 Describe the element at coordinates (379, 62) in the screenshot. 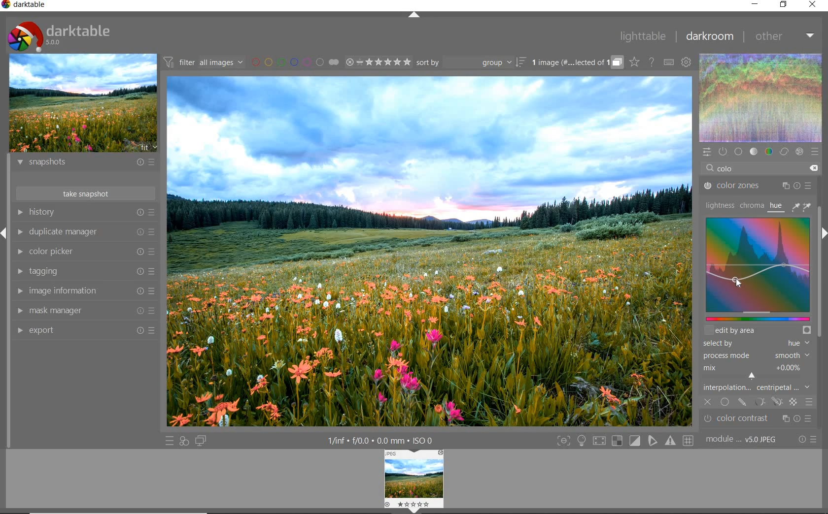

I see `range ratings for selected images` at that location.